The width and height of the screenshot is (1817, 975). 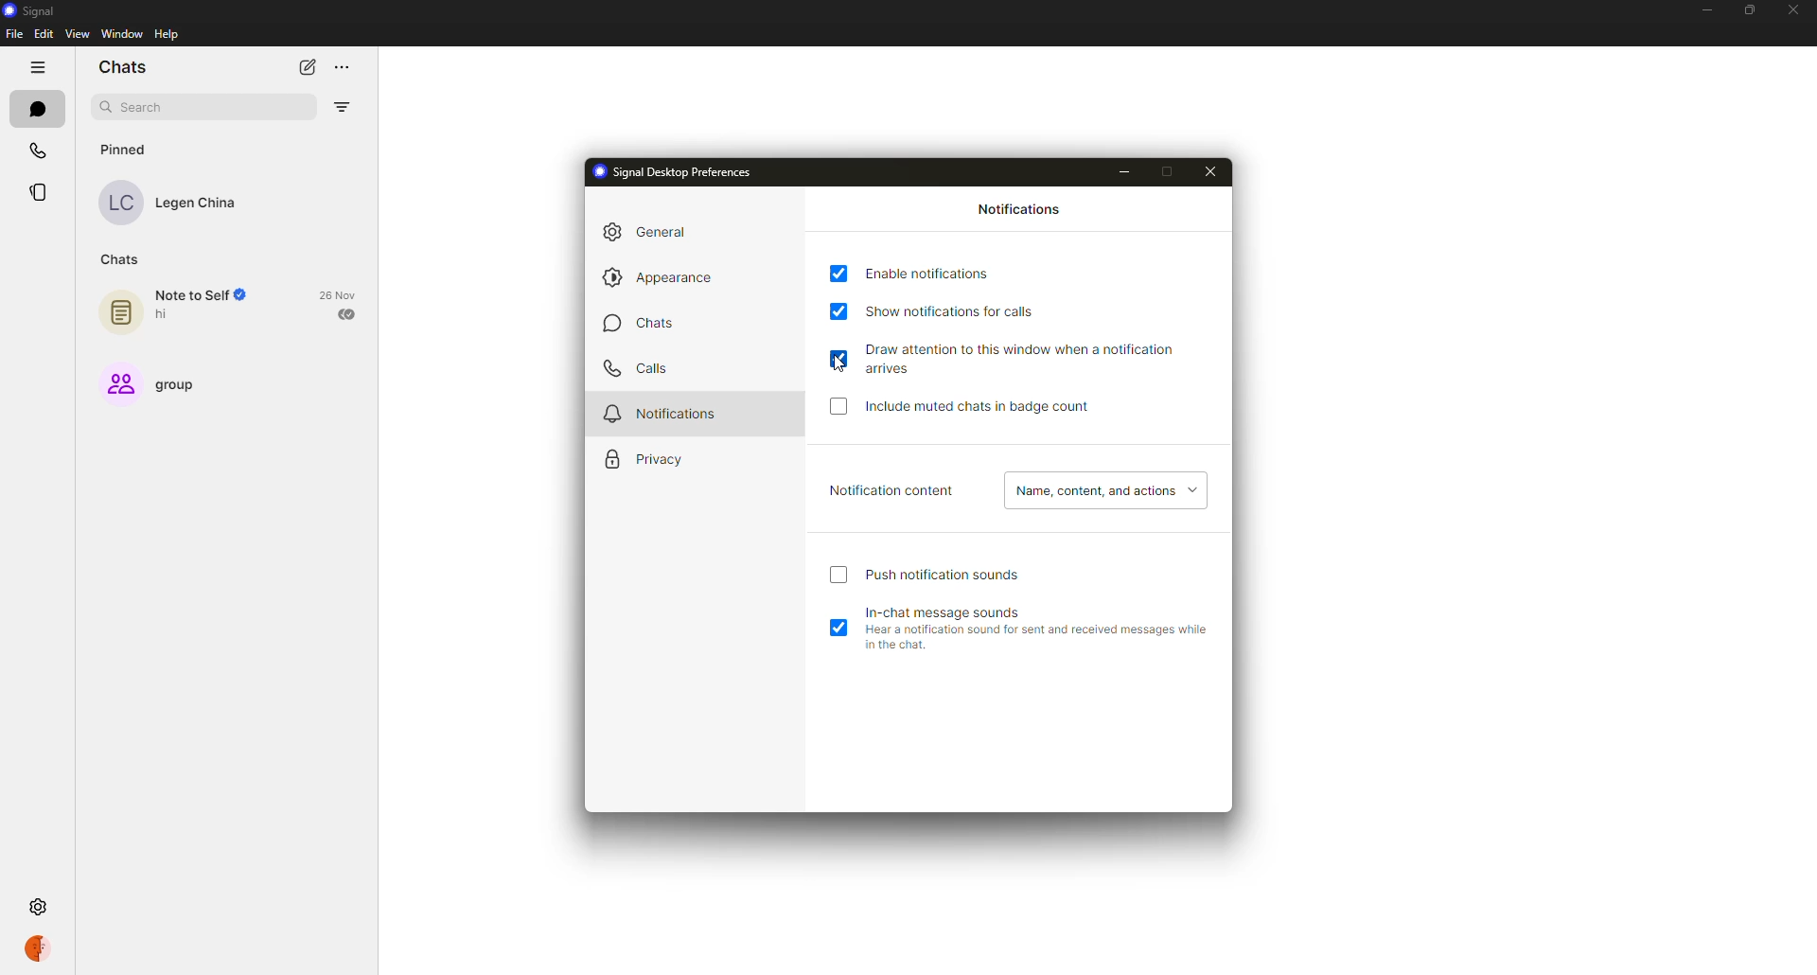 What do you see at coordinates (203, 295) in the screenshot?
I see `Note to Self` at bounding box center [203, 295].